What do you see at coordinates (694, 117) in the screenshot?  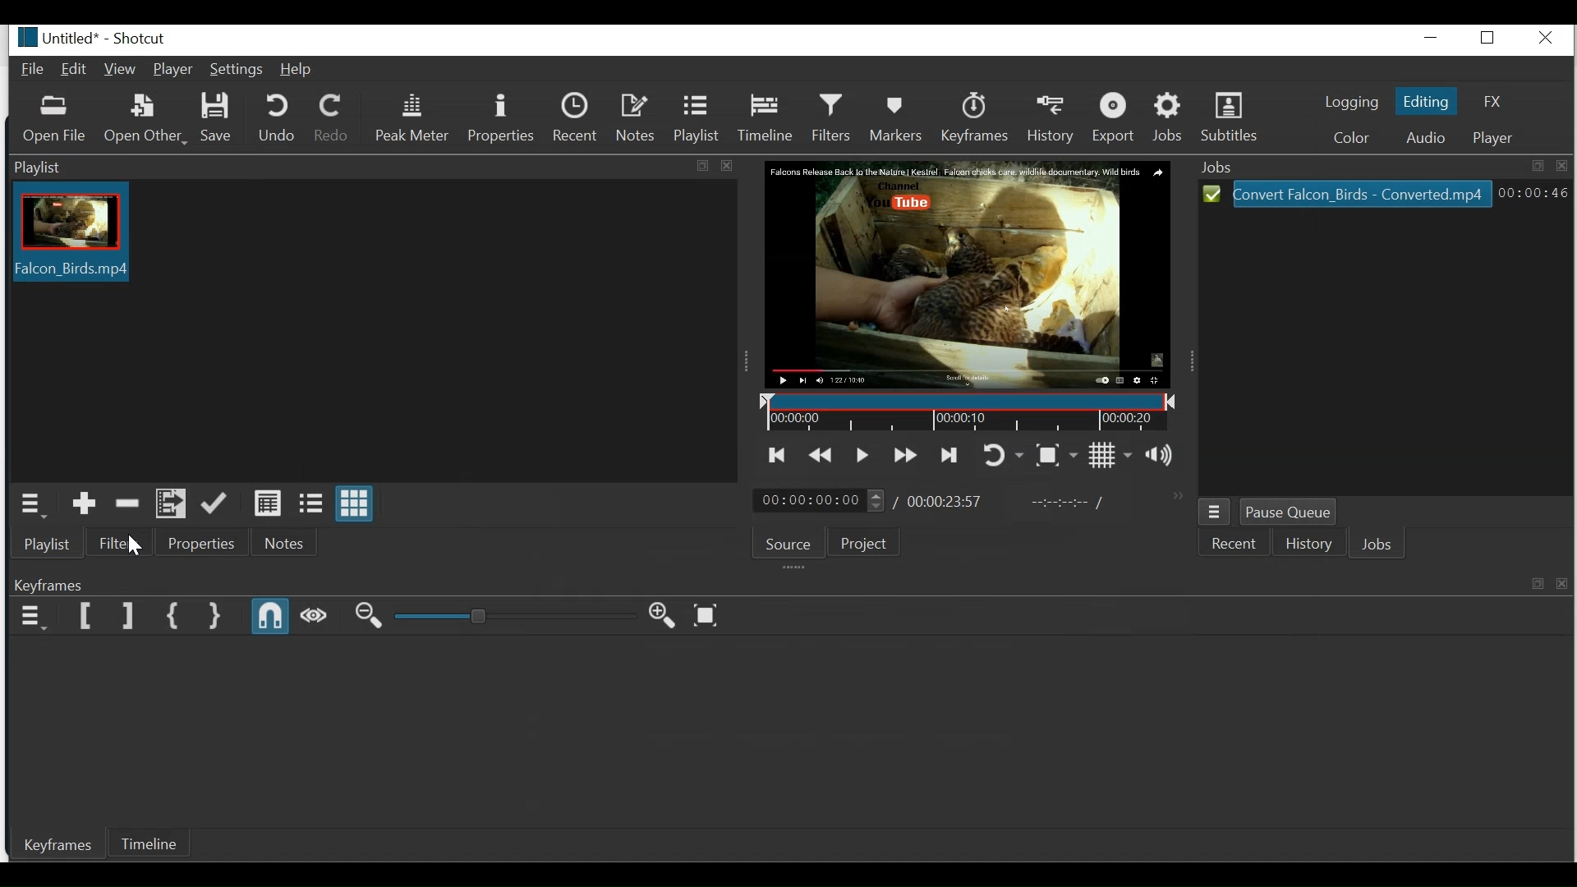 I see `Playlist` at bounding box center [694, 117].